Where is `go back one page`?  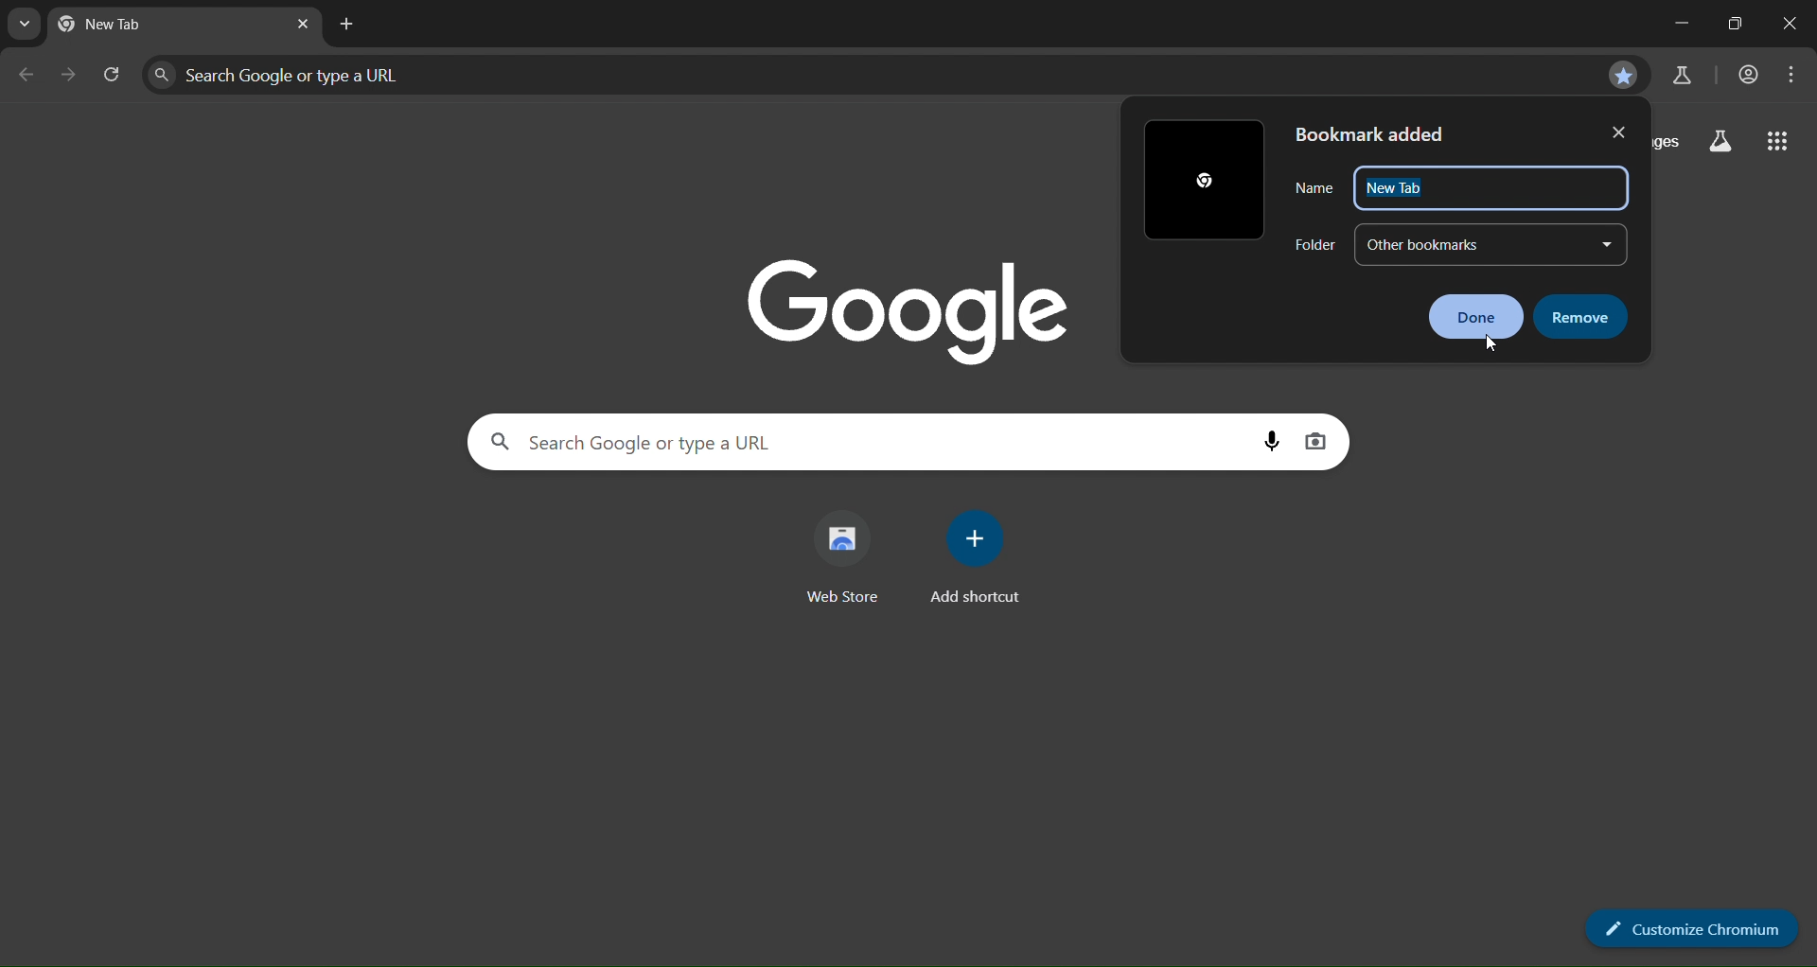 go back one page is located at coordinates (27, 76).